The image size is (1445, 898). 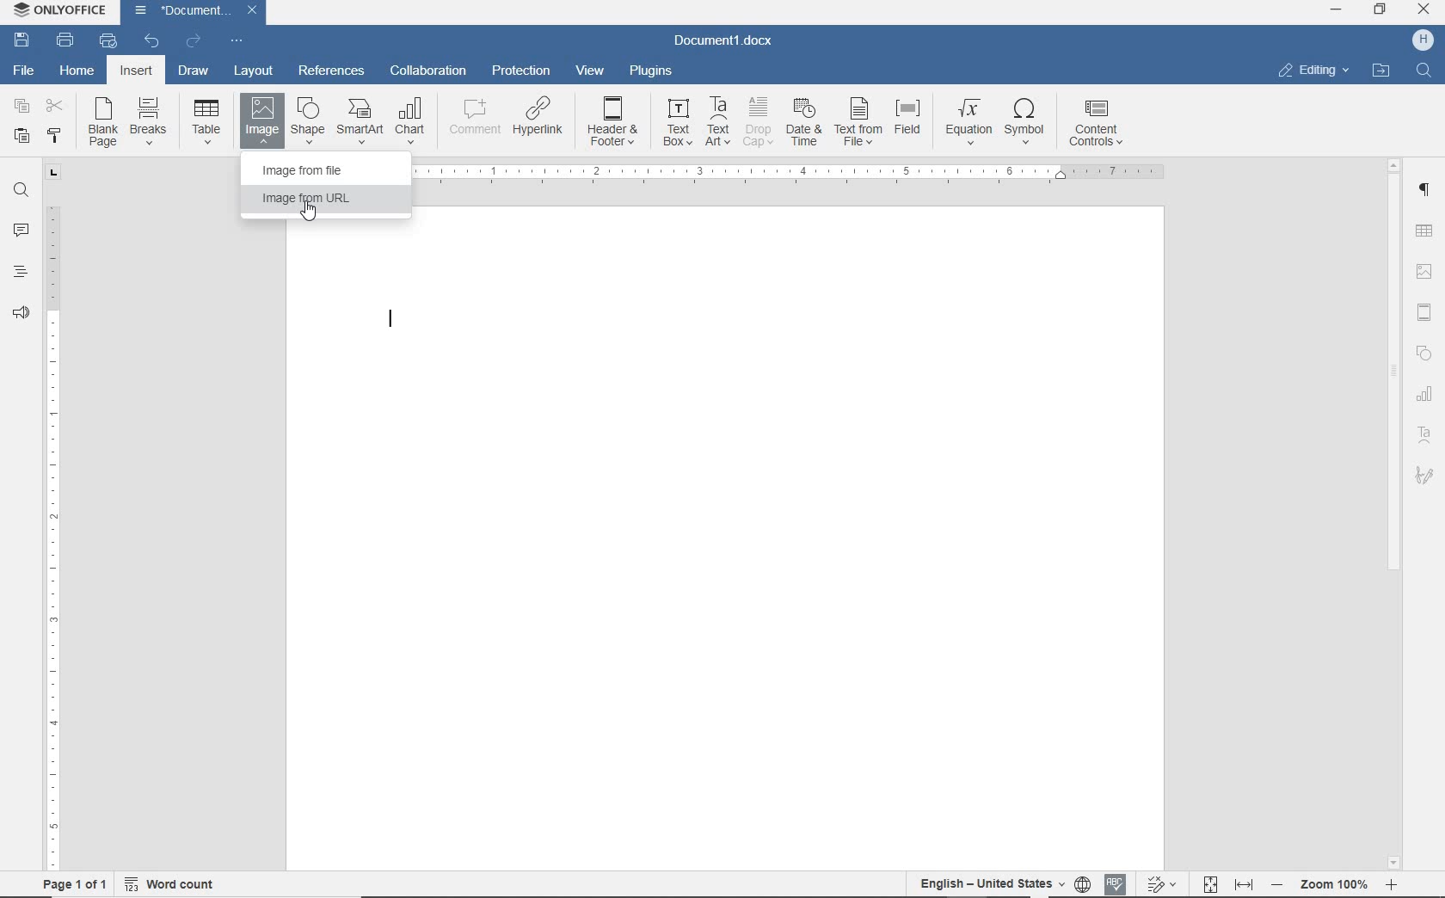 What do you see at coordinates (718, 124) in the screenshot?
I see `TextArt` at bounding box center [718, 124].